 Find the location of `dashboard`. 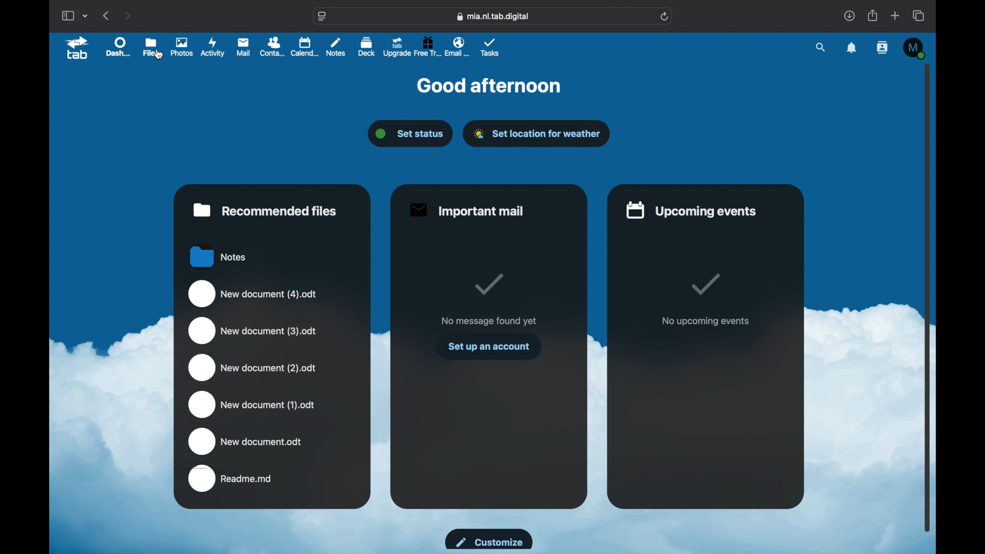

dashboard is located at coordinates (120, 47).